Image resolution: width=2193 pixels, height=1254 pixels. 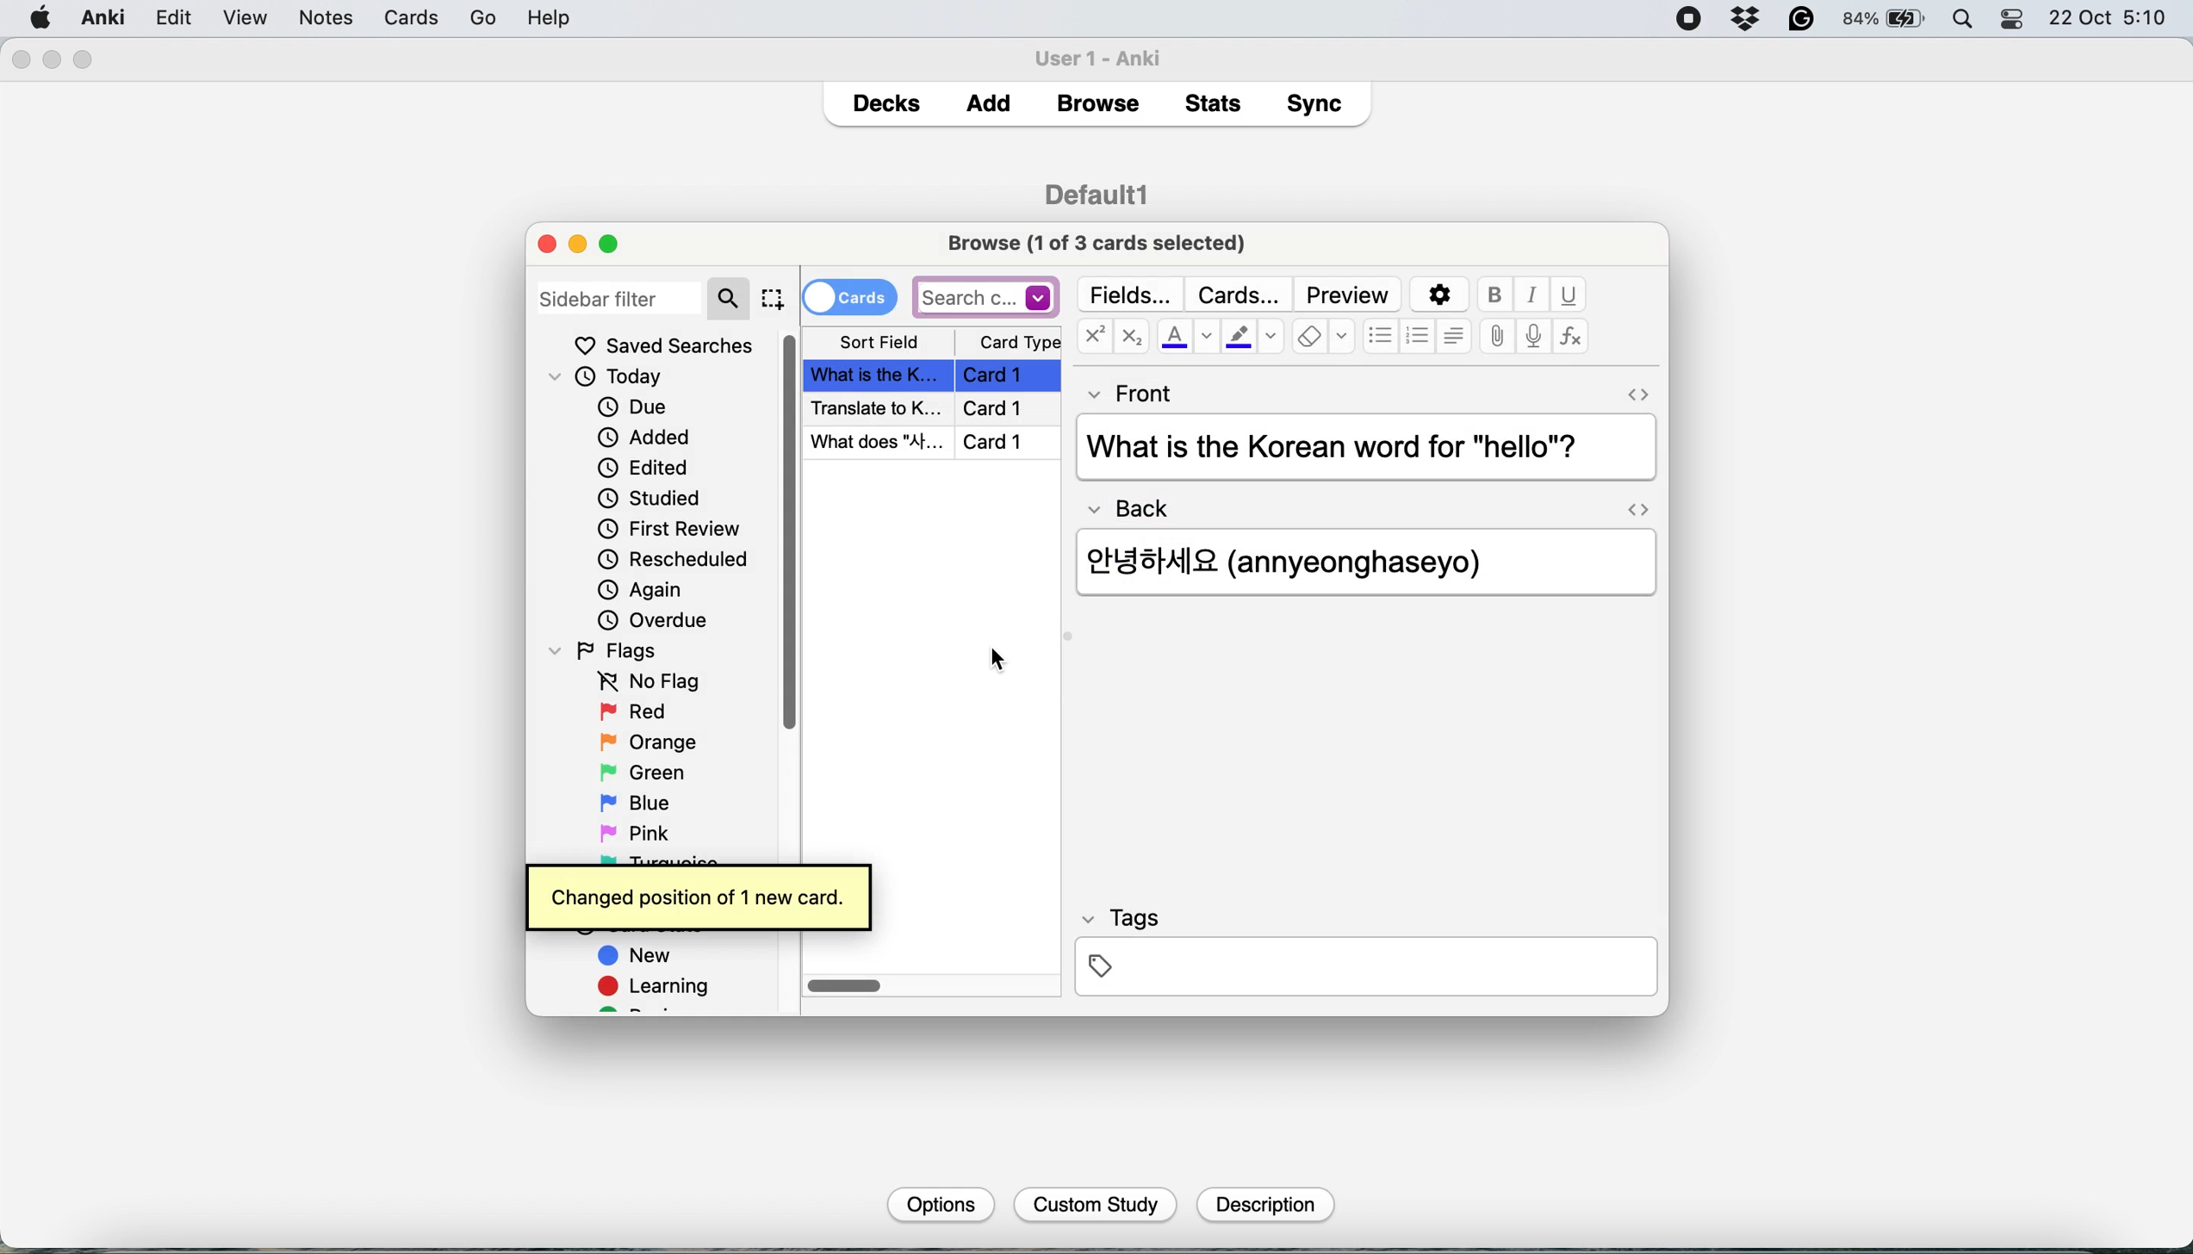 I want to click on overdue, so click(x=650, y=620).